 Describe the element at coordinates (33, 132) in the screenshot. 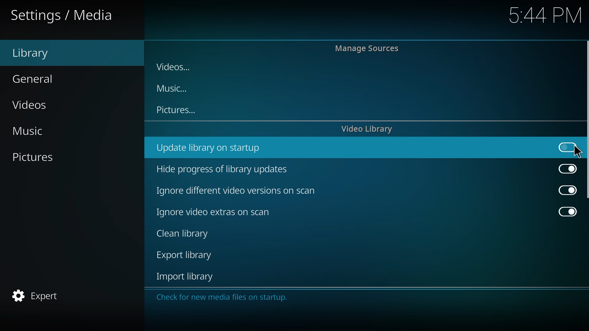

I see `music` at that location.